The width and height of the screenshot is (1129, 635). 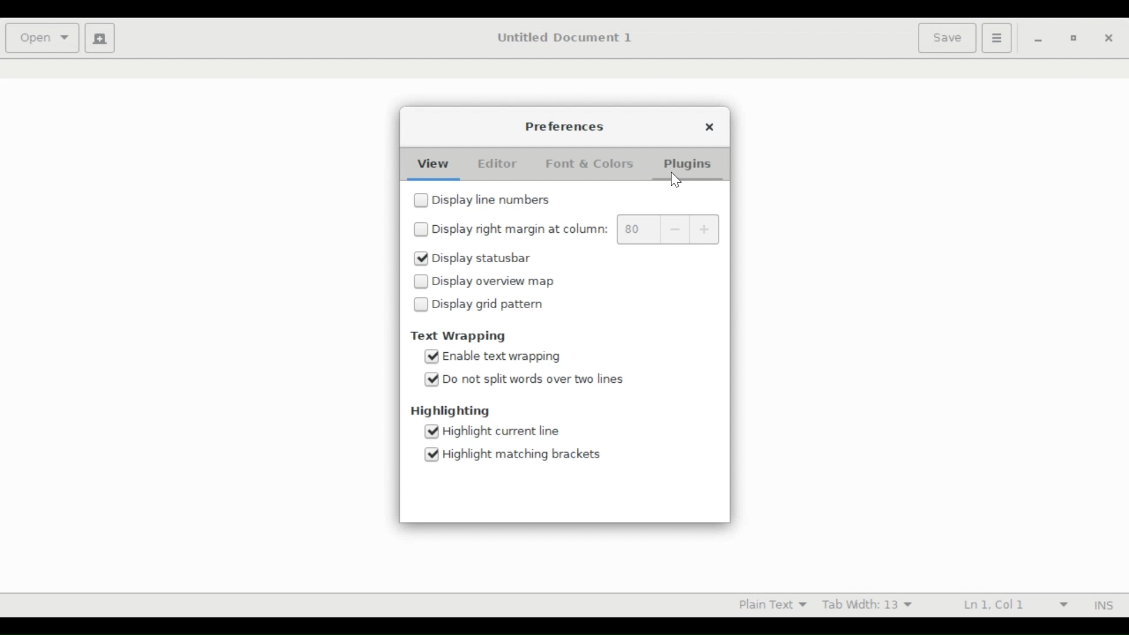 What do you see at coordinates (521, 229) in the screenshot?
I see `(un)check Display right margin at column` at bounding box center [521, 229].